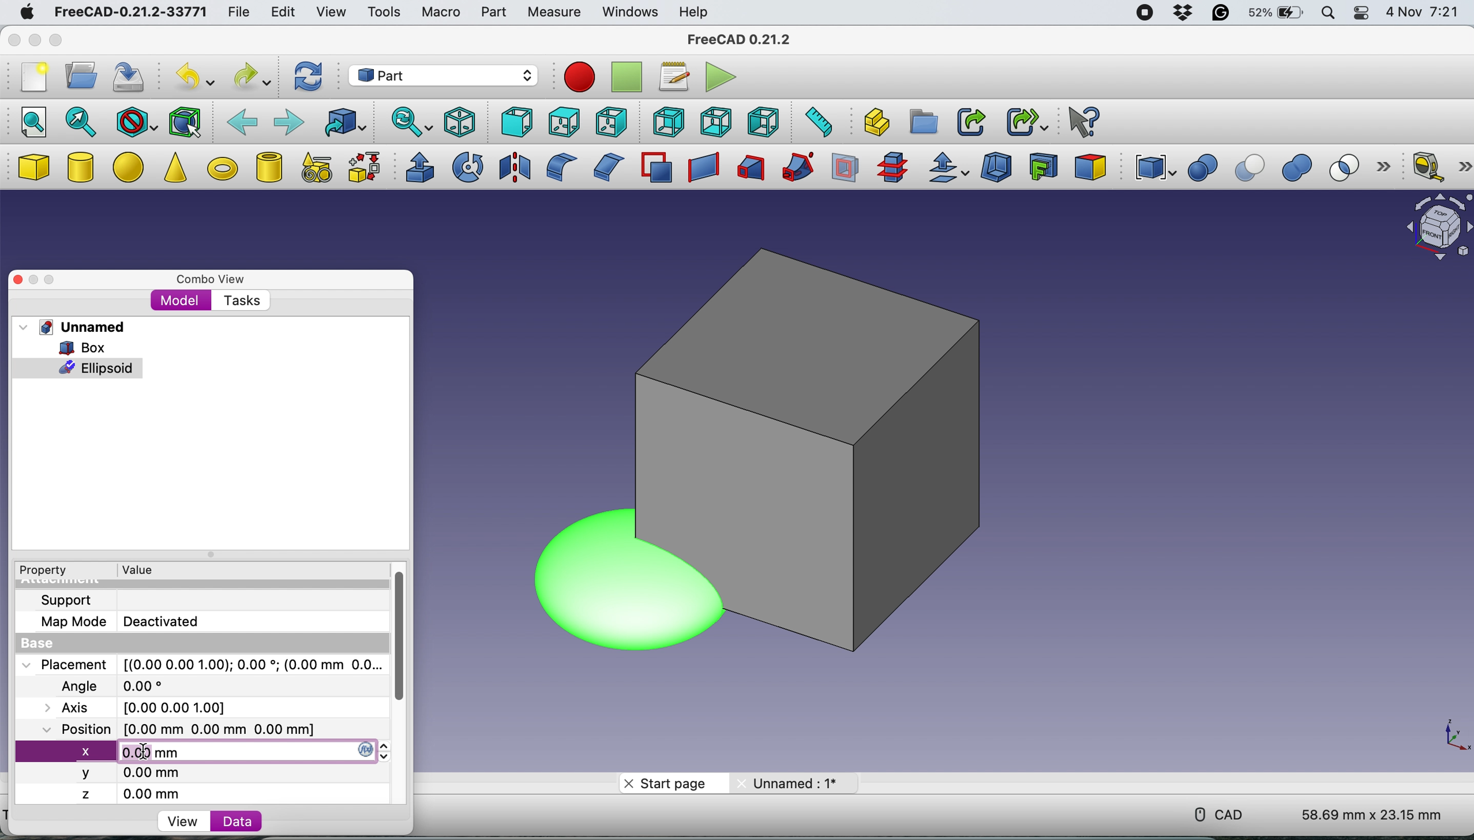 The image size is (1474, 840). What do you see at coordinates (873, 123) in the screenshot?
I see `create part` at bounding box center [873, 123].